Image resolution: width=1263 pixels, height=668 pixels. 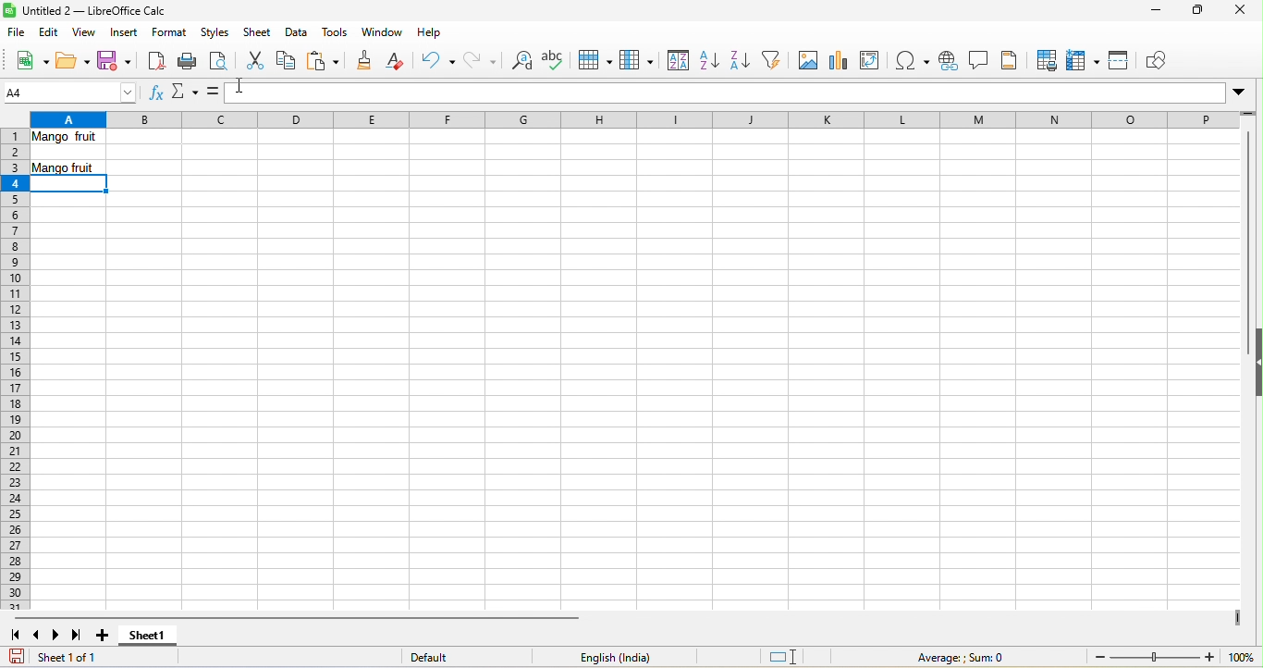 What do you see at coordinates (38, 634) in the screenshot?
I see `scroll to previous sheet` at bounding box center [38, 634].